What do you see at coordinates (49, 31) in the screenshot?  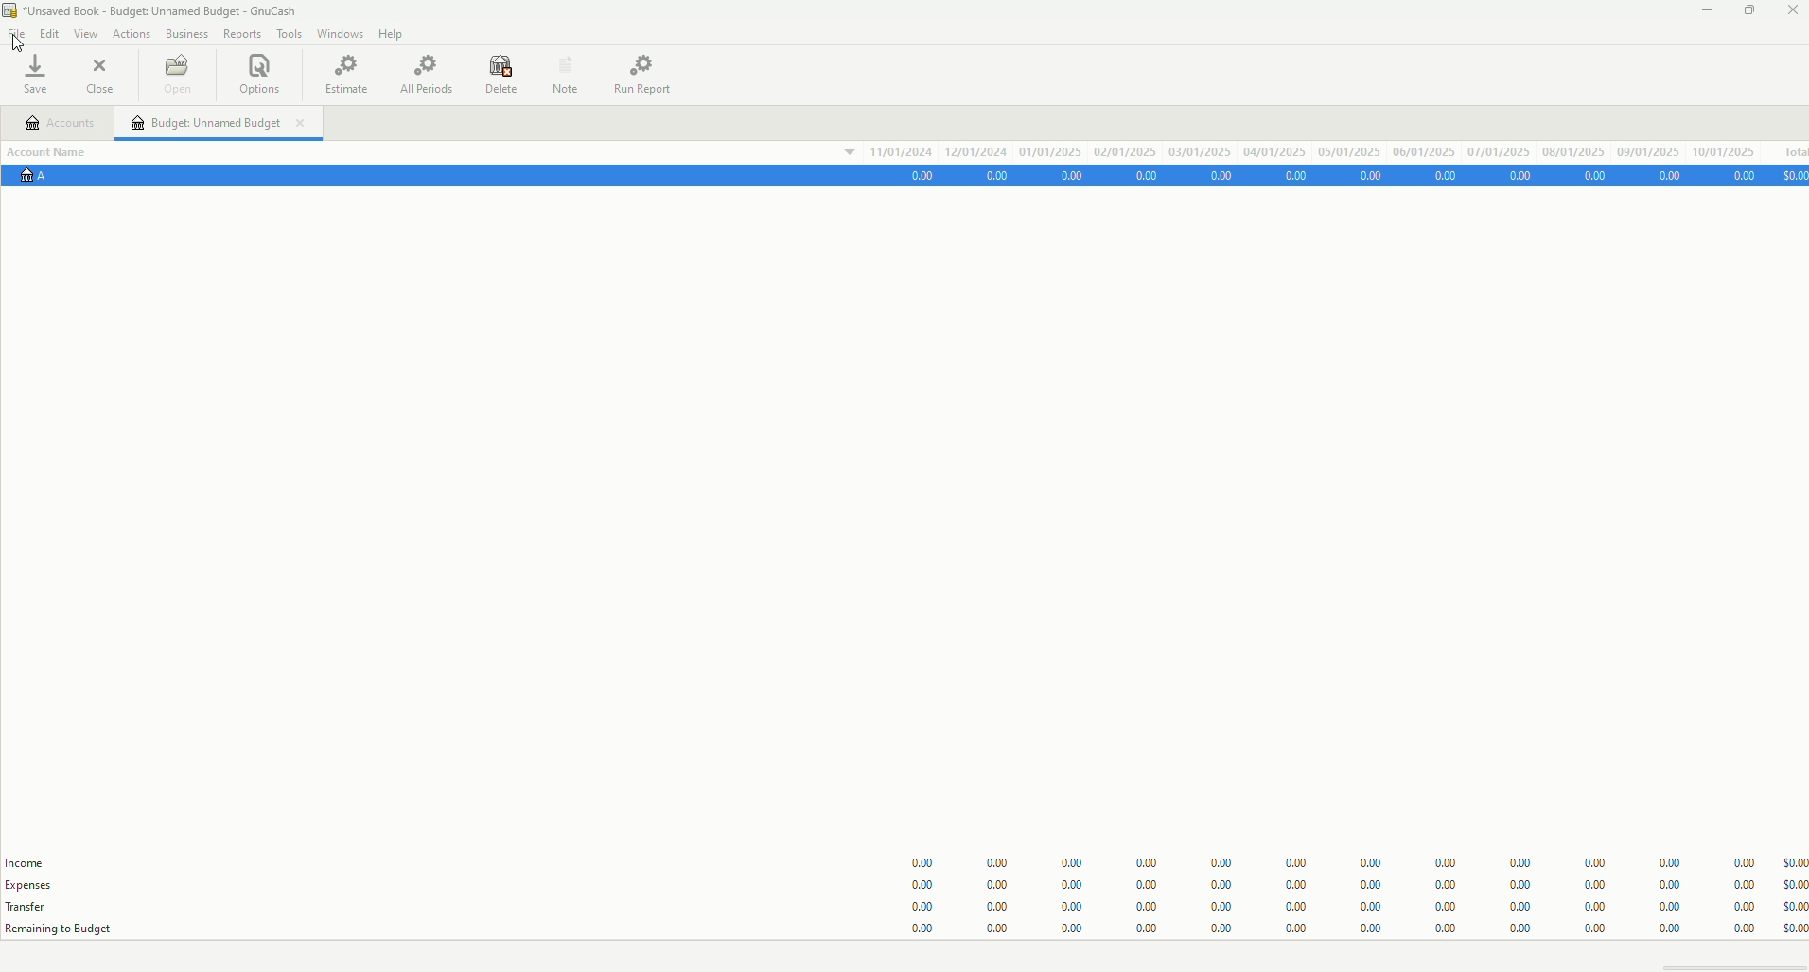 I see `Edit` at bounding box center [49, 31].